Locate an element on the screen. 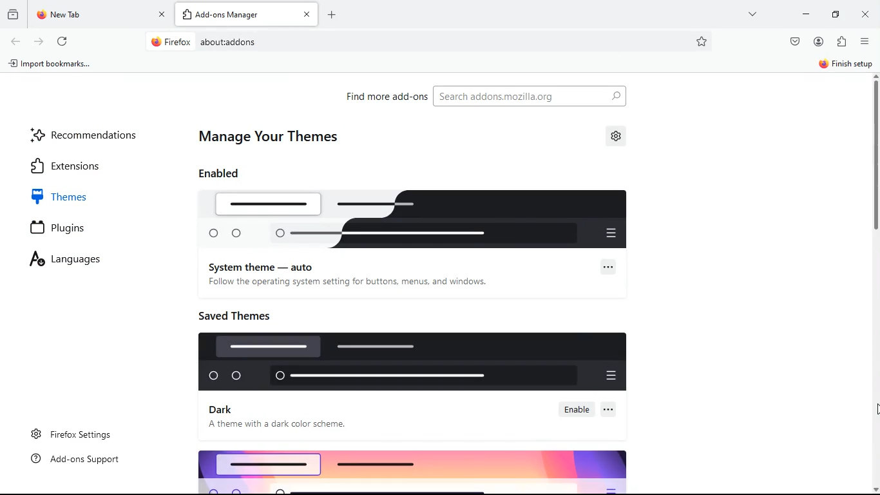  history is located at coordinates (13, 14).